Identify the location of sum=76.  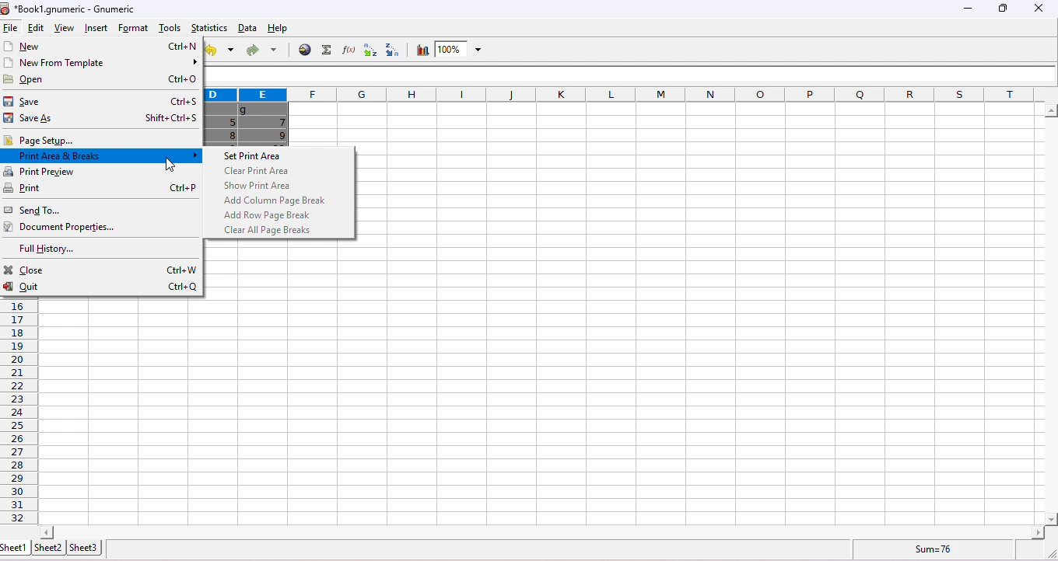
(937, 549).